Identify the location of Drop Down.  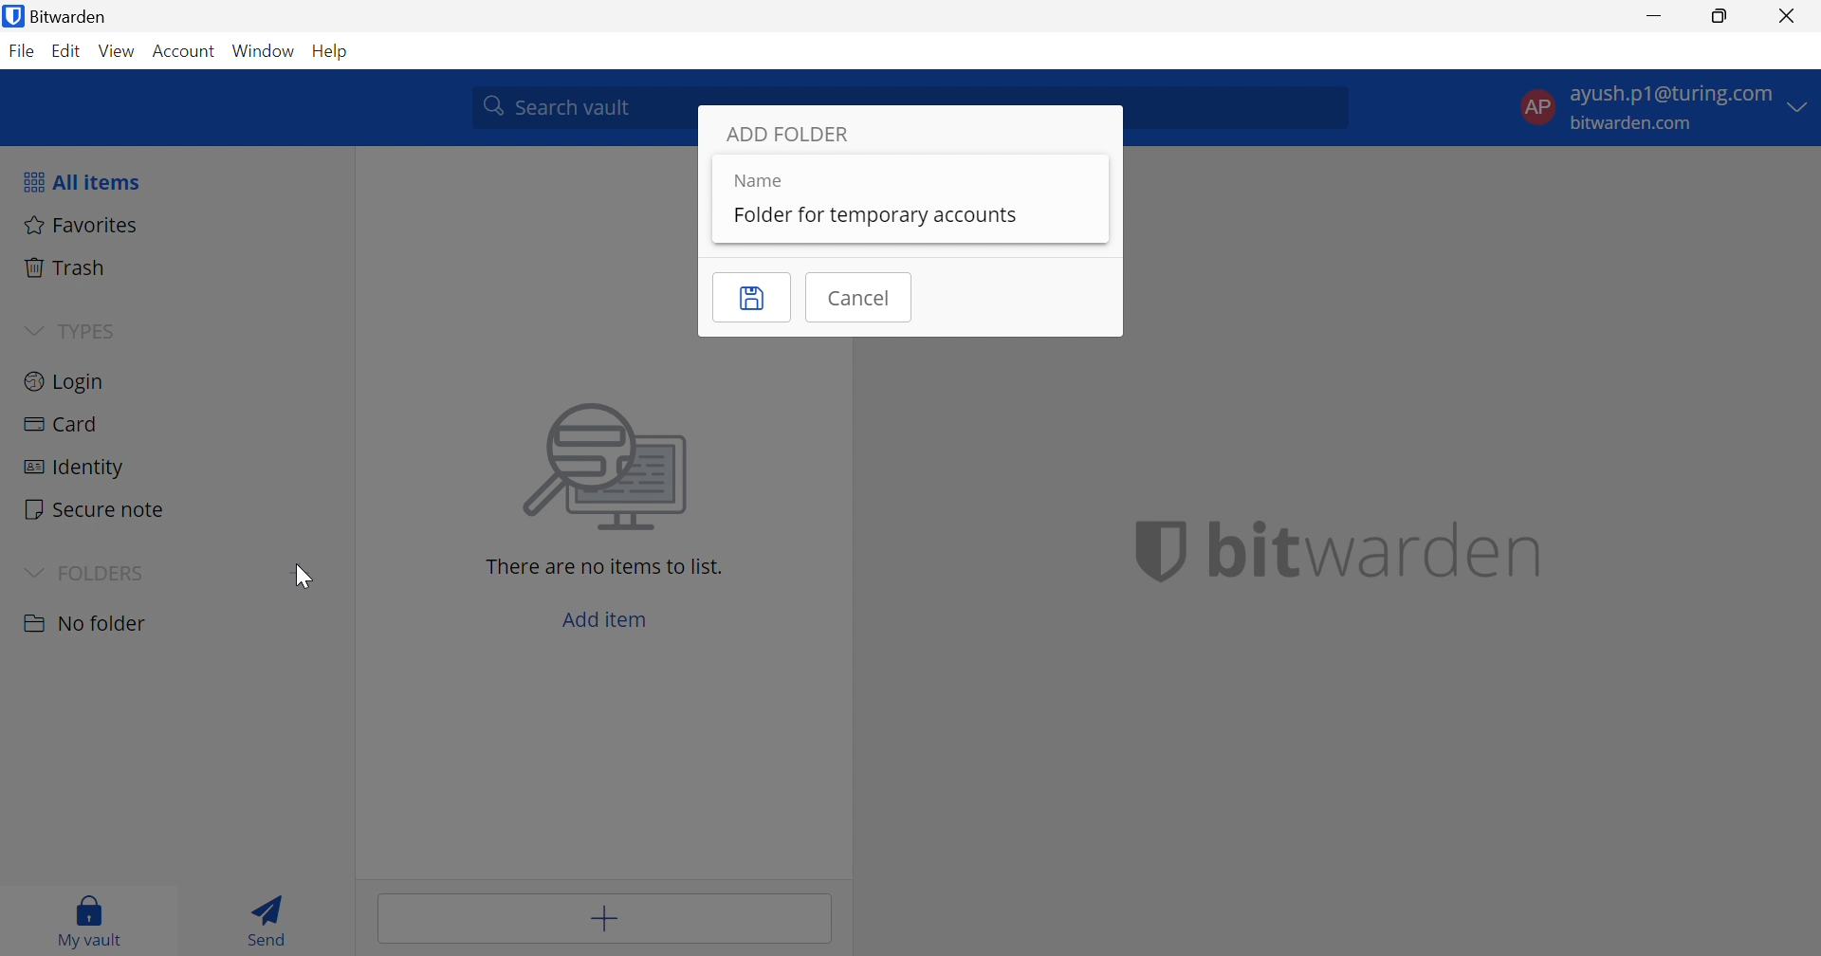
(35, 573).